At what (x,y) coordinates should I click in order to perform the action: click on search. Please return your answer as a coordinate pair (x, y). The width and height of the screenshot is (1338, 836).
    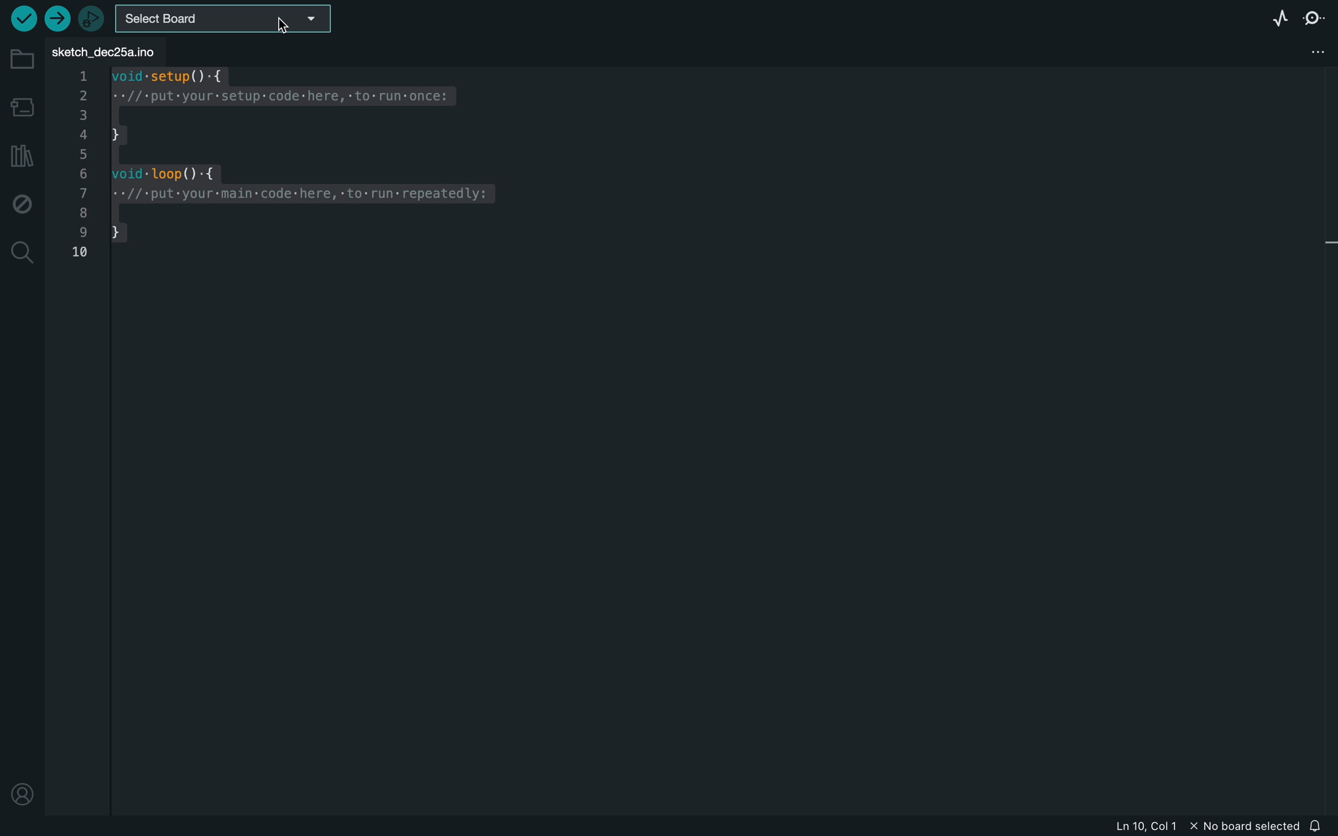
    Looking at the image, I should click on (21, 254).